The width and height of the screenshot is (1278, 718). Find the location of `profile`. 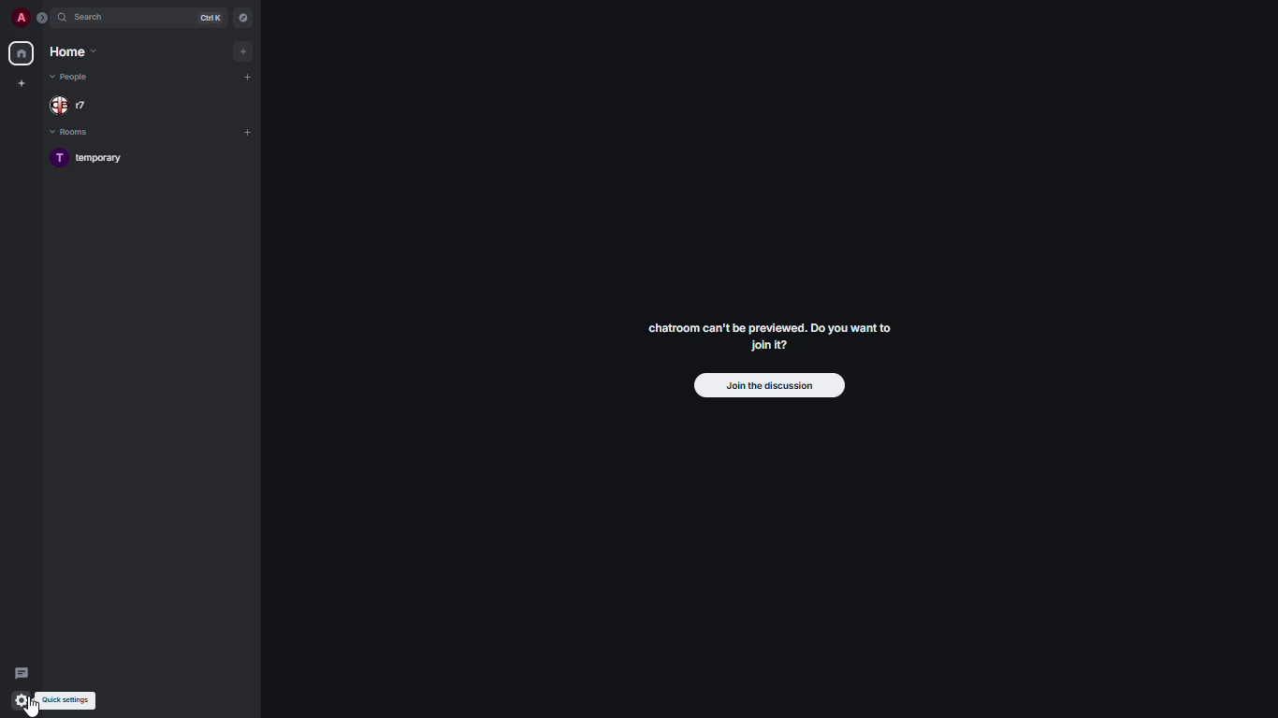

profile is located at coordinates (20, 19).